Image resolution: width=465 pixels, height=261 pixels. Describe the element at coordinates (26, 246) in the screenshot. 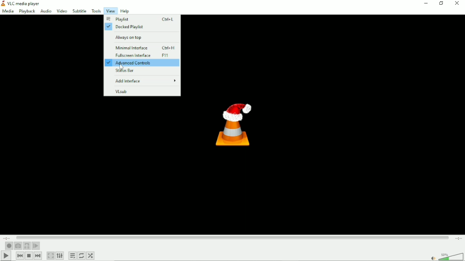

I see `Loop from point A to B continuously` at that location.